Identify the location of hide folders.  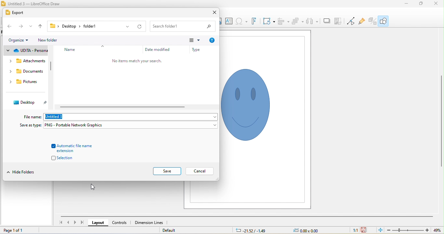
(27, 172).